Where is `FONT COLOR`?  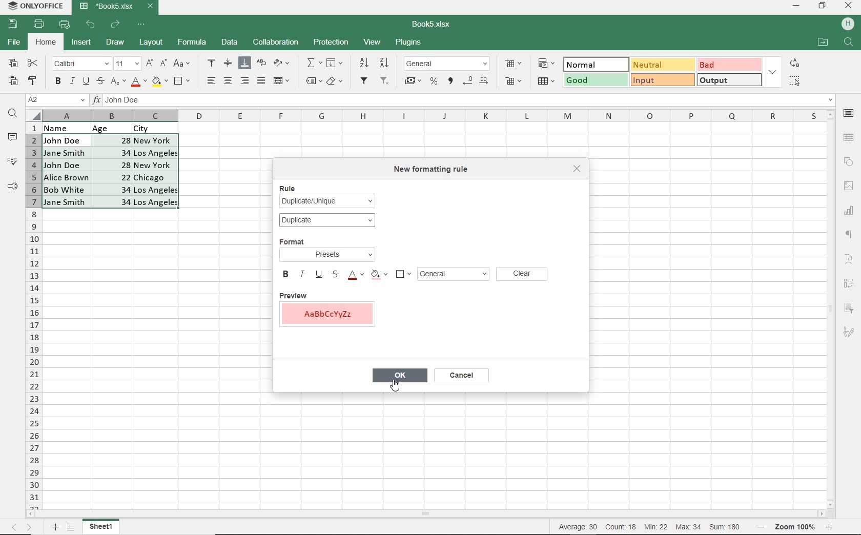 FONT COLOR is located at coordinates (139, 82).